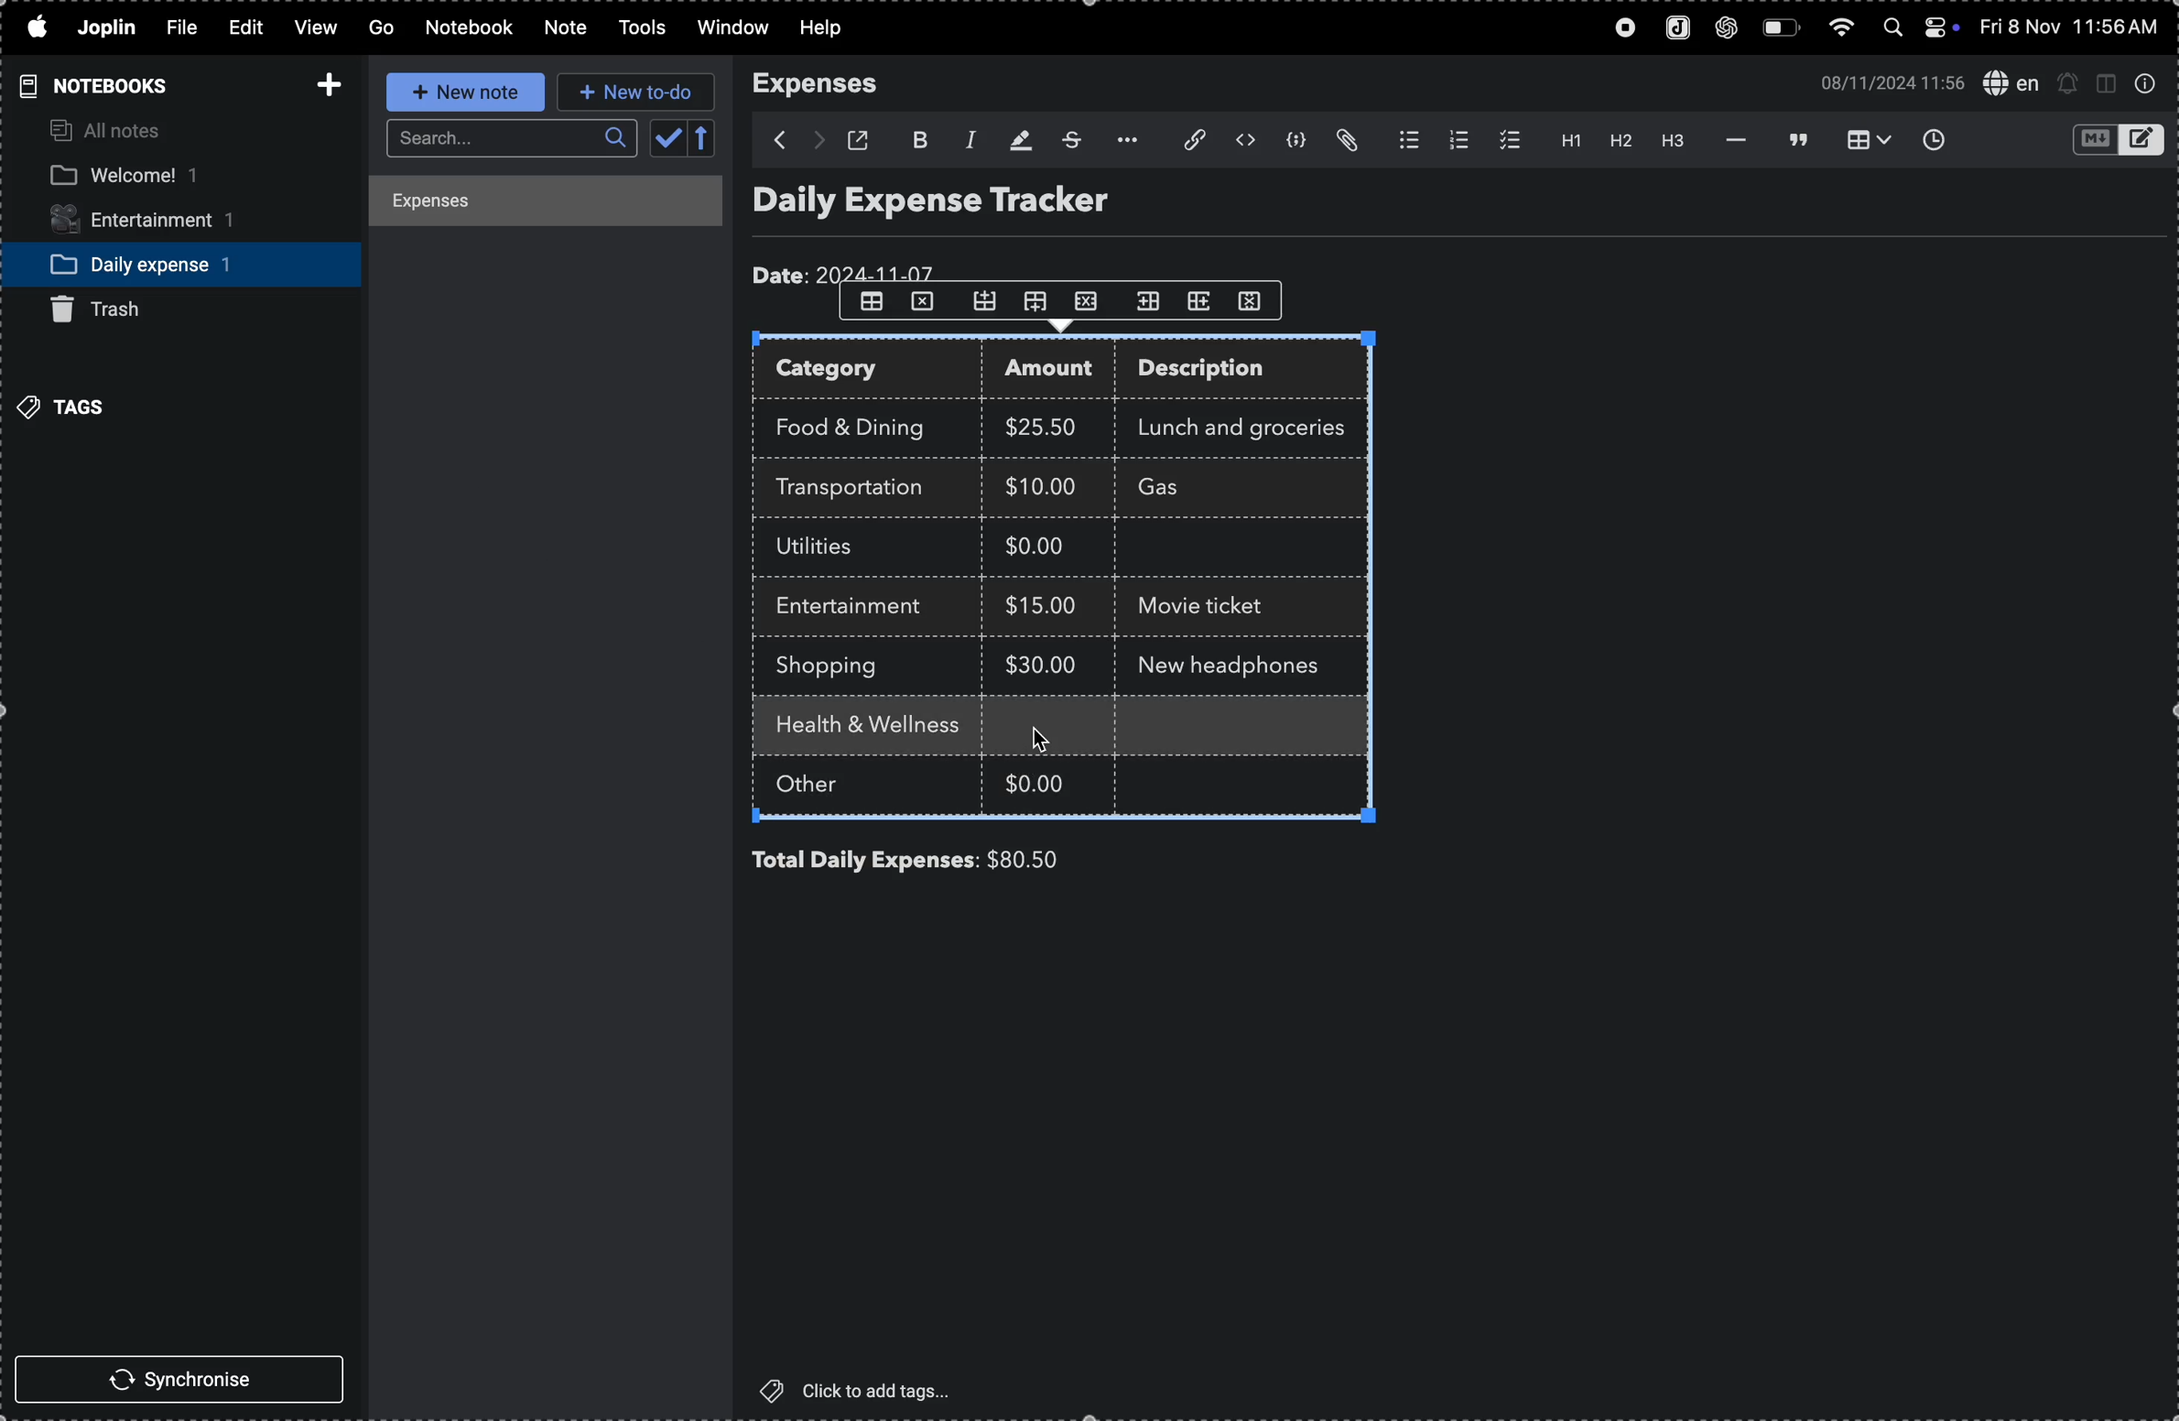 This screenshot has height=1421, width=2179. What do you see at coordinates (237, 26) in the screenshot?
I see `edit` at bounding box center [237, 26].